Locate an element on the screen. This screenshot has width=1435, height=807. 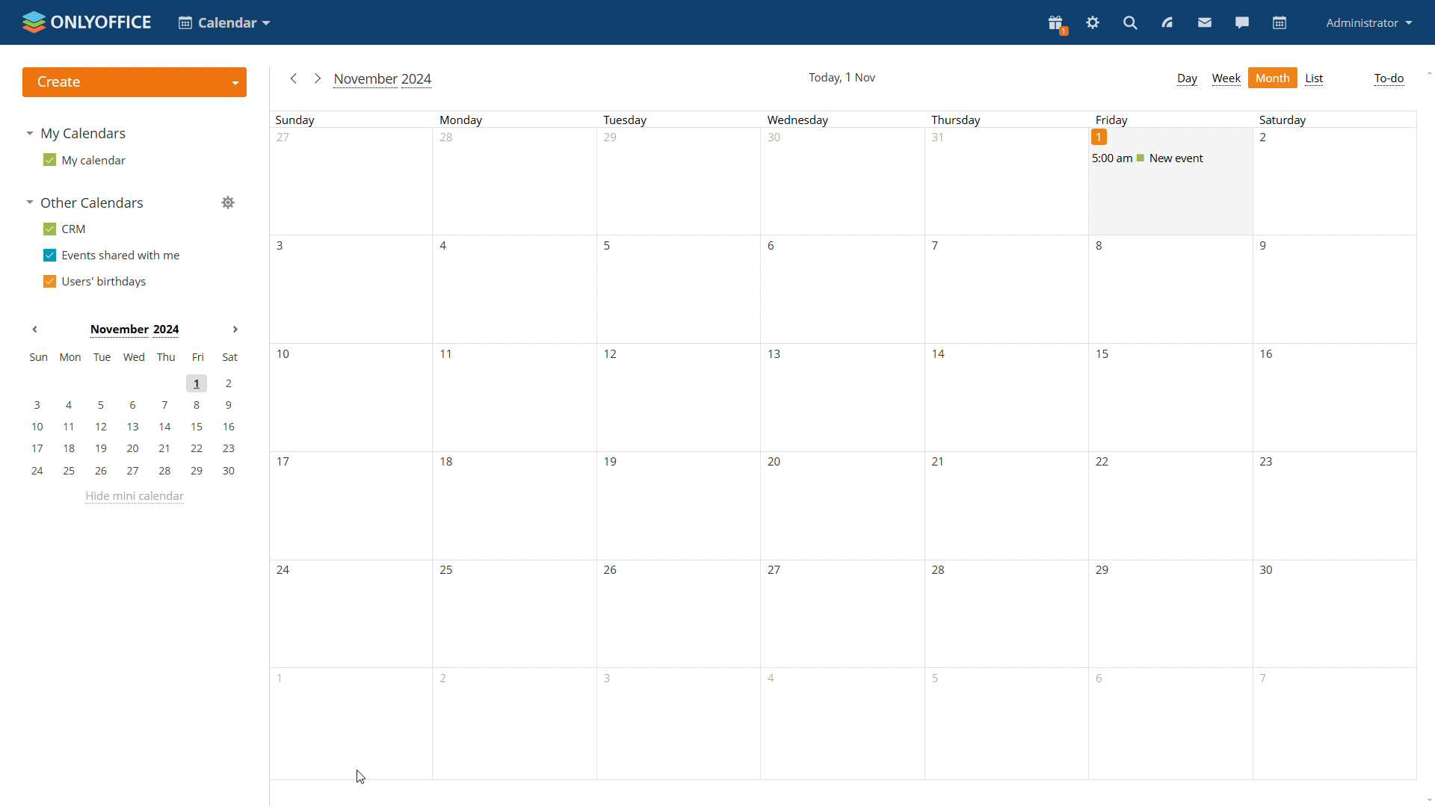
administrator is located at coordinates (1367, 24).